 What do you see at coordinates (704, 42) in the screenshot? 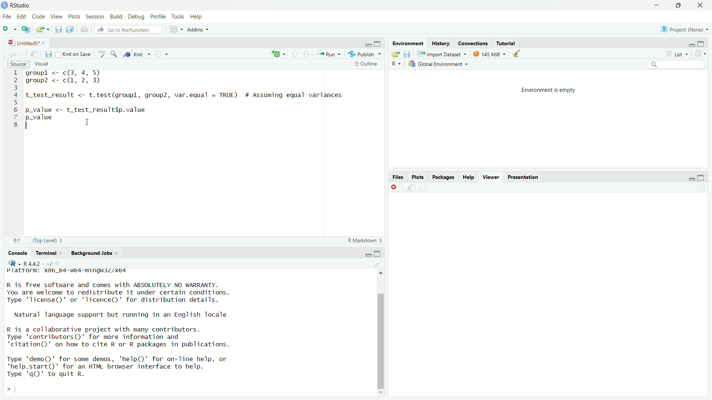
I see `maximise` at bounding box center [704, 42].